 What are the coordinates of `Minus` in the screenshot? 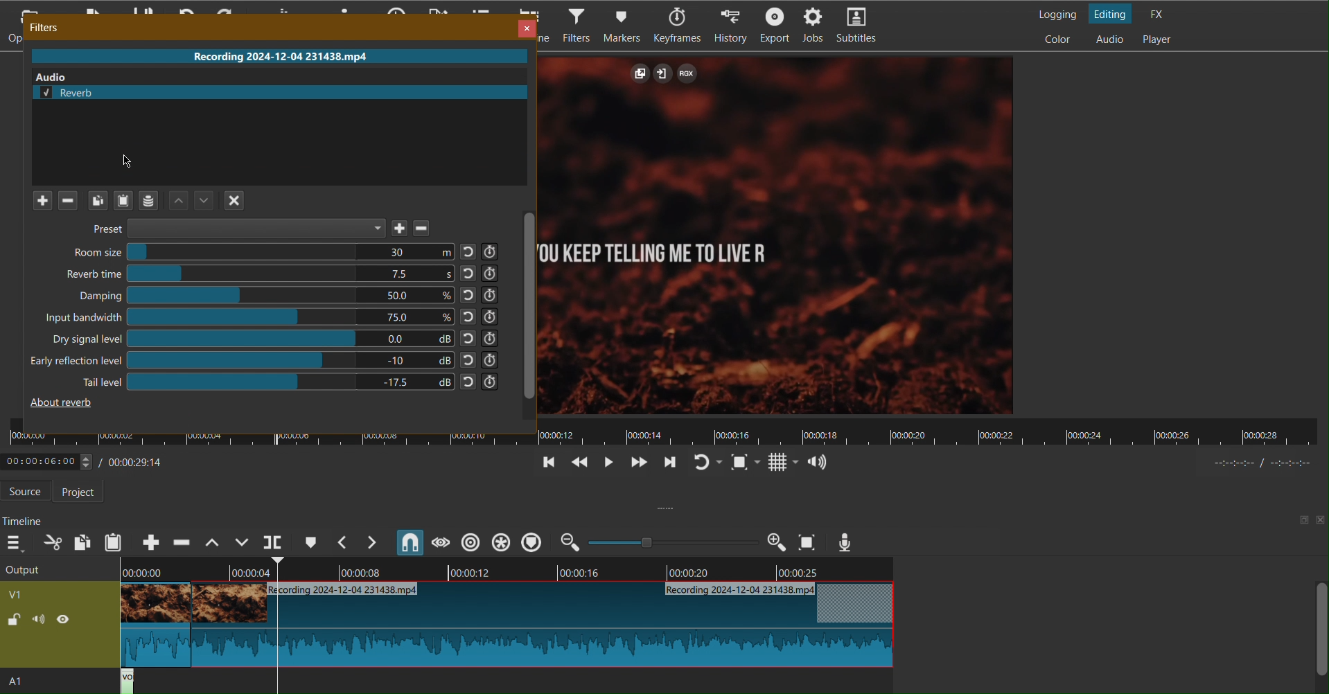 It's located at (69, 202).